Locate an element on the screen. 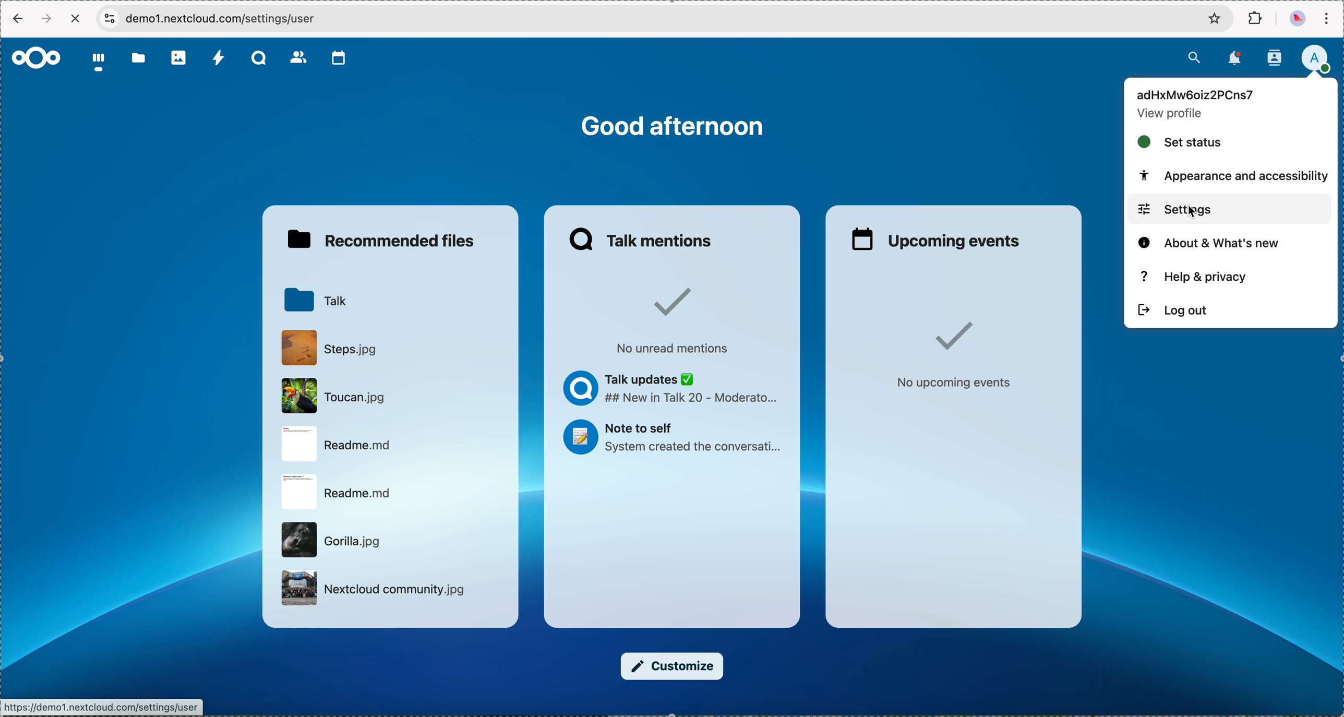 The height and width of the screenshot is (717, 1344). no unread mentions is located at coordinates (669, 320).